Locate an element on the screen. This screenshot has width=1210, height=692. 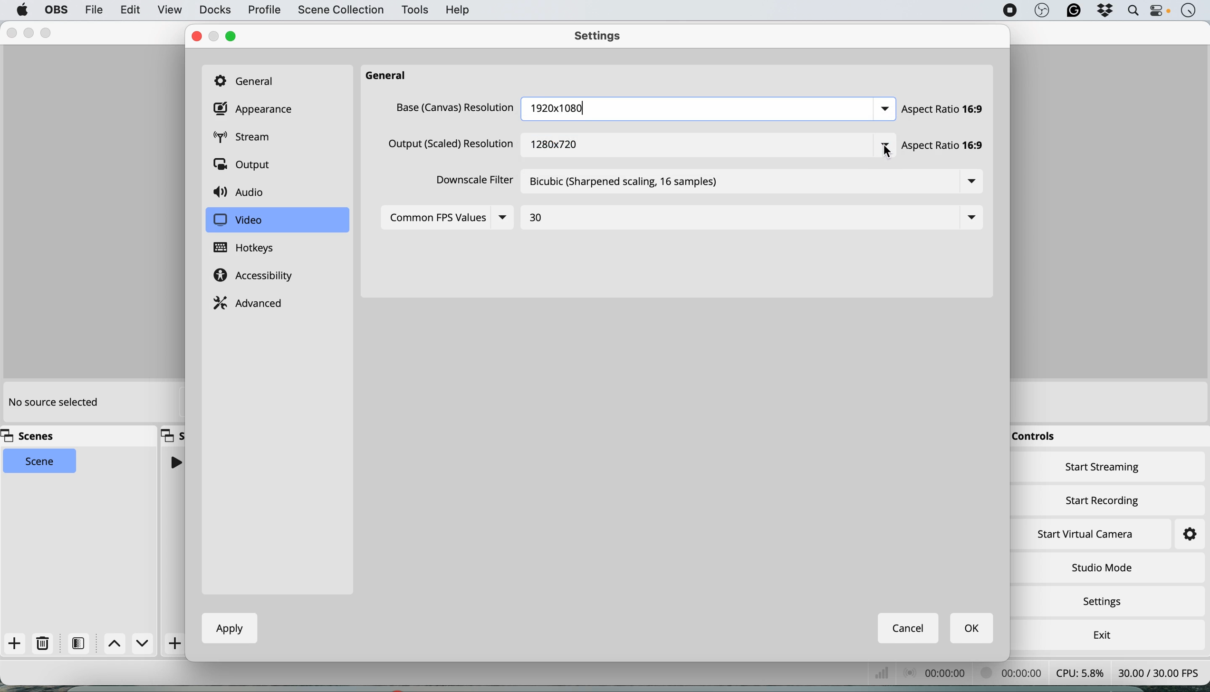
frames per second is located at coordinates (883, 673).